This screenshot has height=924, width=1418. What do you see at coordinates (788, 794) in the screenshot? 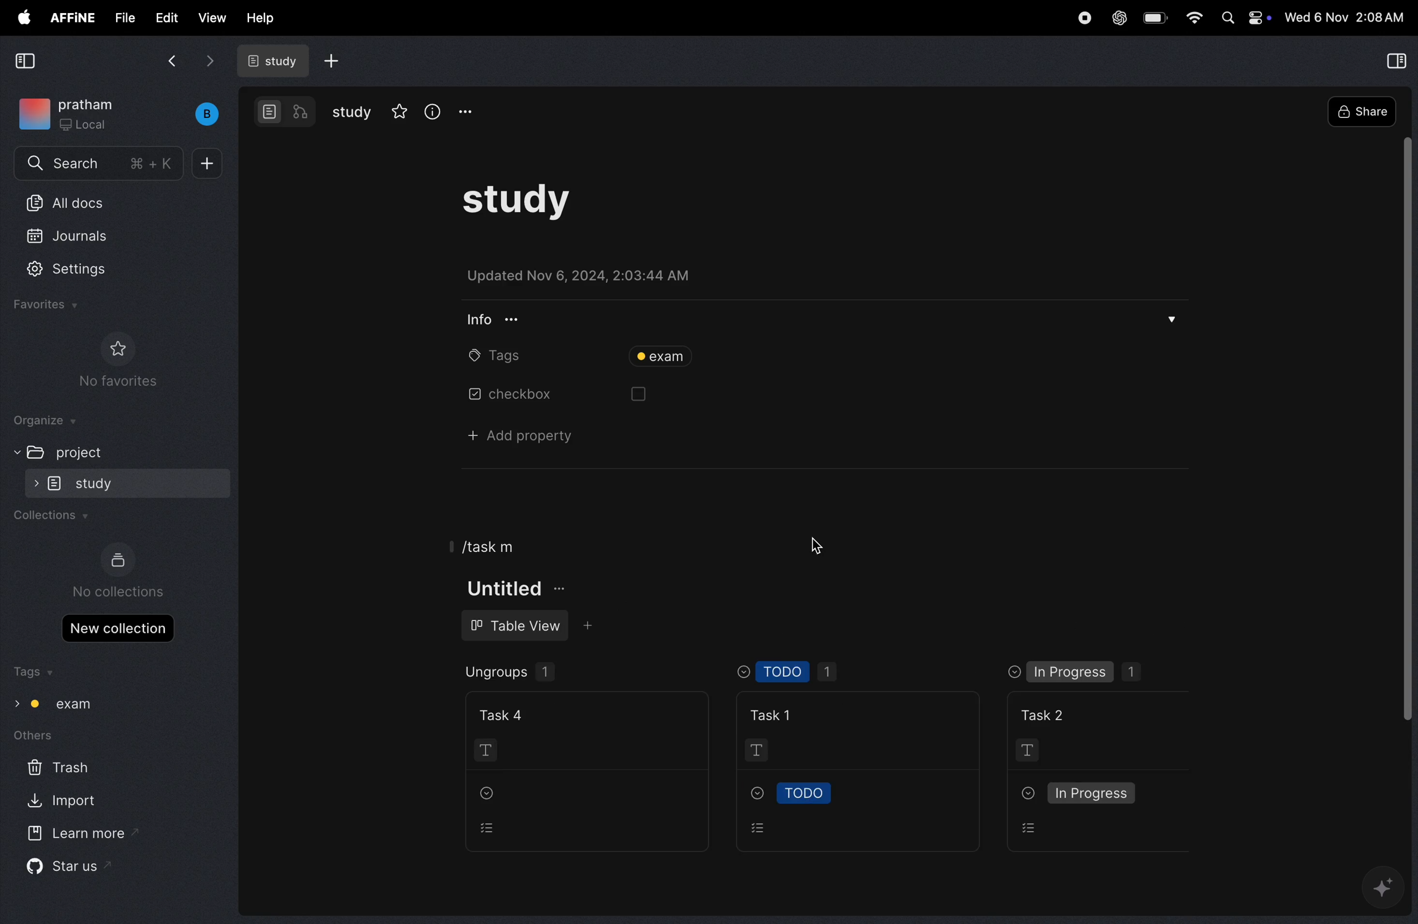
I see `todo` at bounding box center [788, 794].